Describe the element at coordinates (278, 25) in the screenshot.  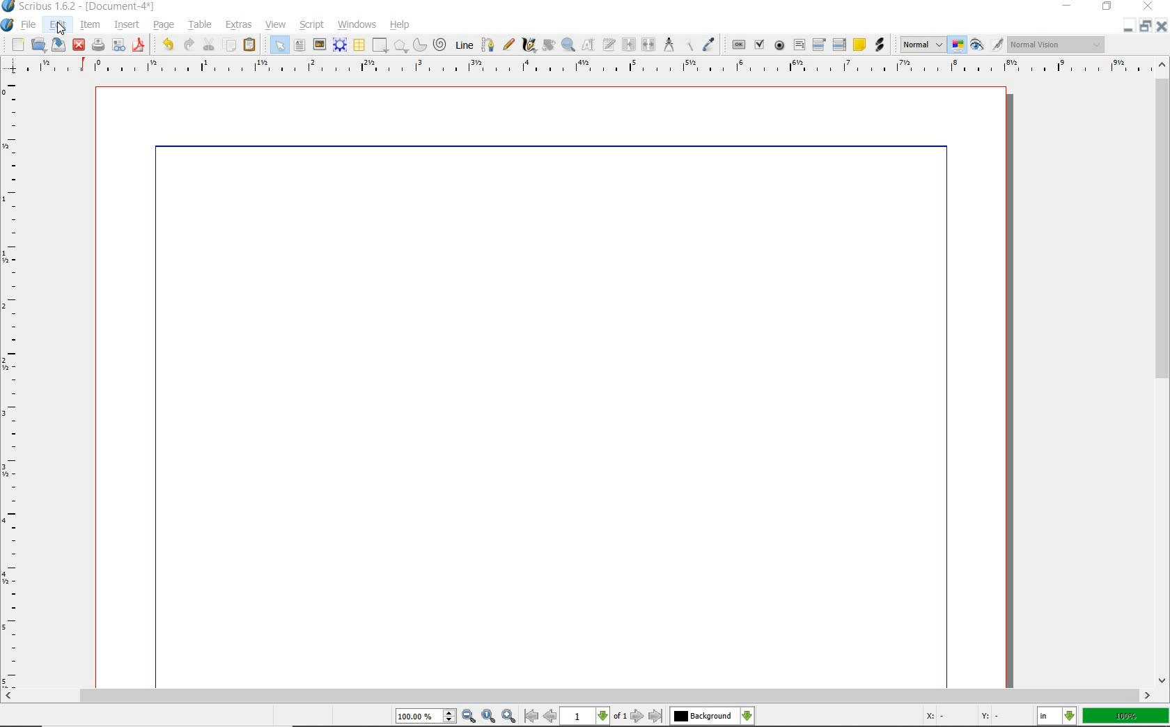
I see `view` at that location.